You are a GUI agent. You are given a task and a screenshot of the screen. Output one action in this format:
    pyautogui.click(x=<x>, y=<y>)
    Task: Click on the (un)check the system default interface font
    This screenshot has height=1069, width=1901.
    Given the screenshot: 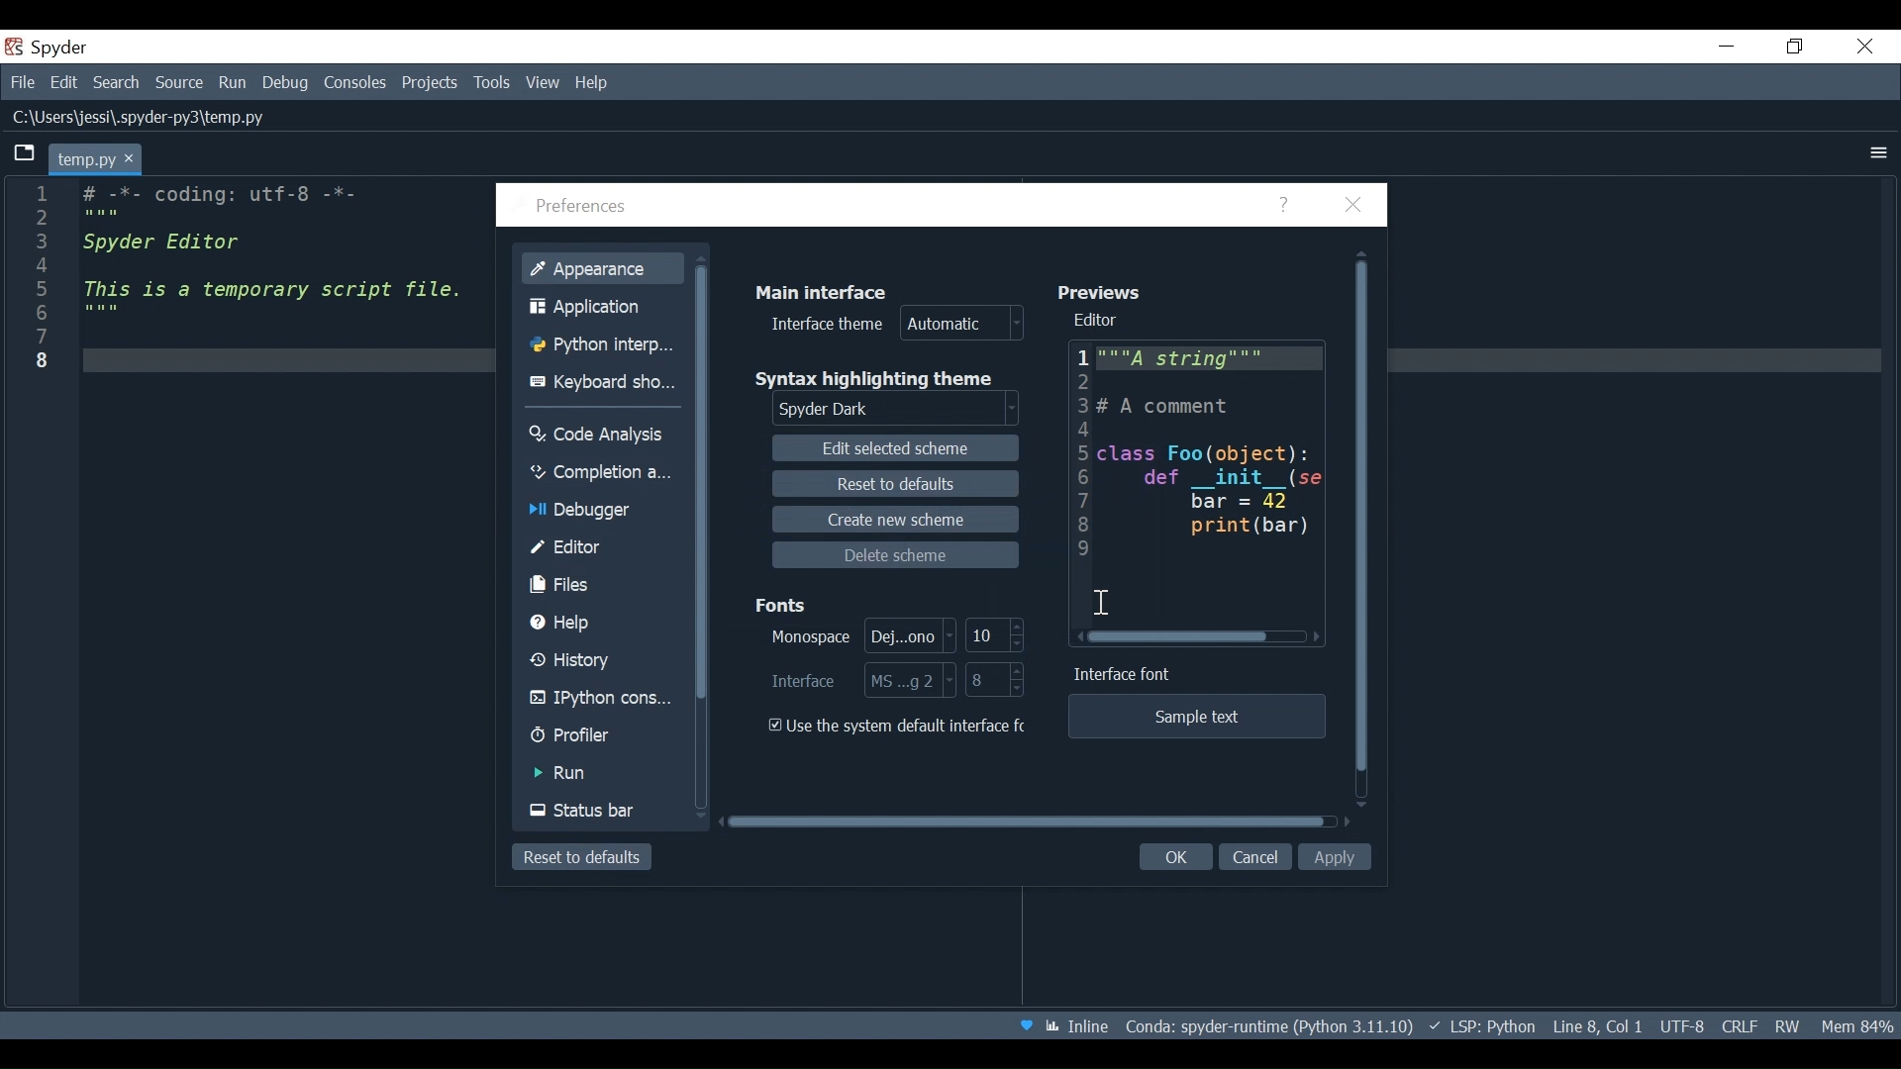 What is the action you would take?
    pyautogui.click(x=902, y=726)
    